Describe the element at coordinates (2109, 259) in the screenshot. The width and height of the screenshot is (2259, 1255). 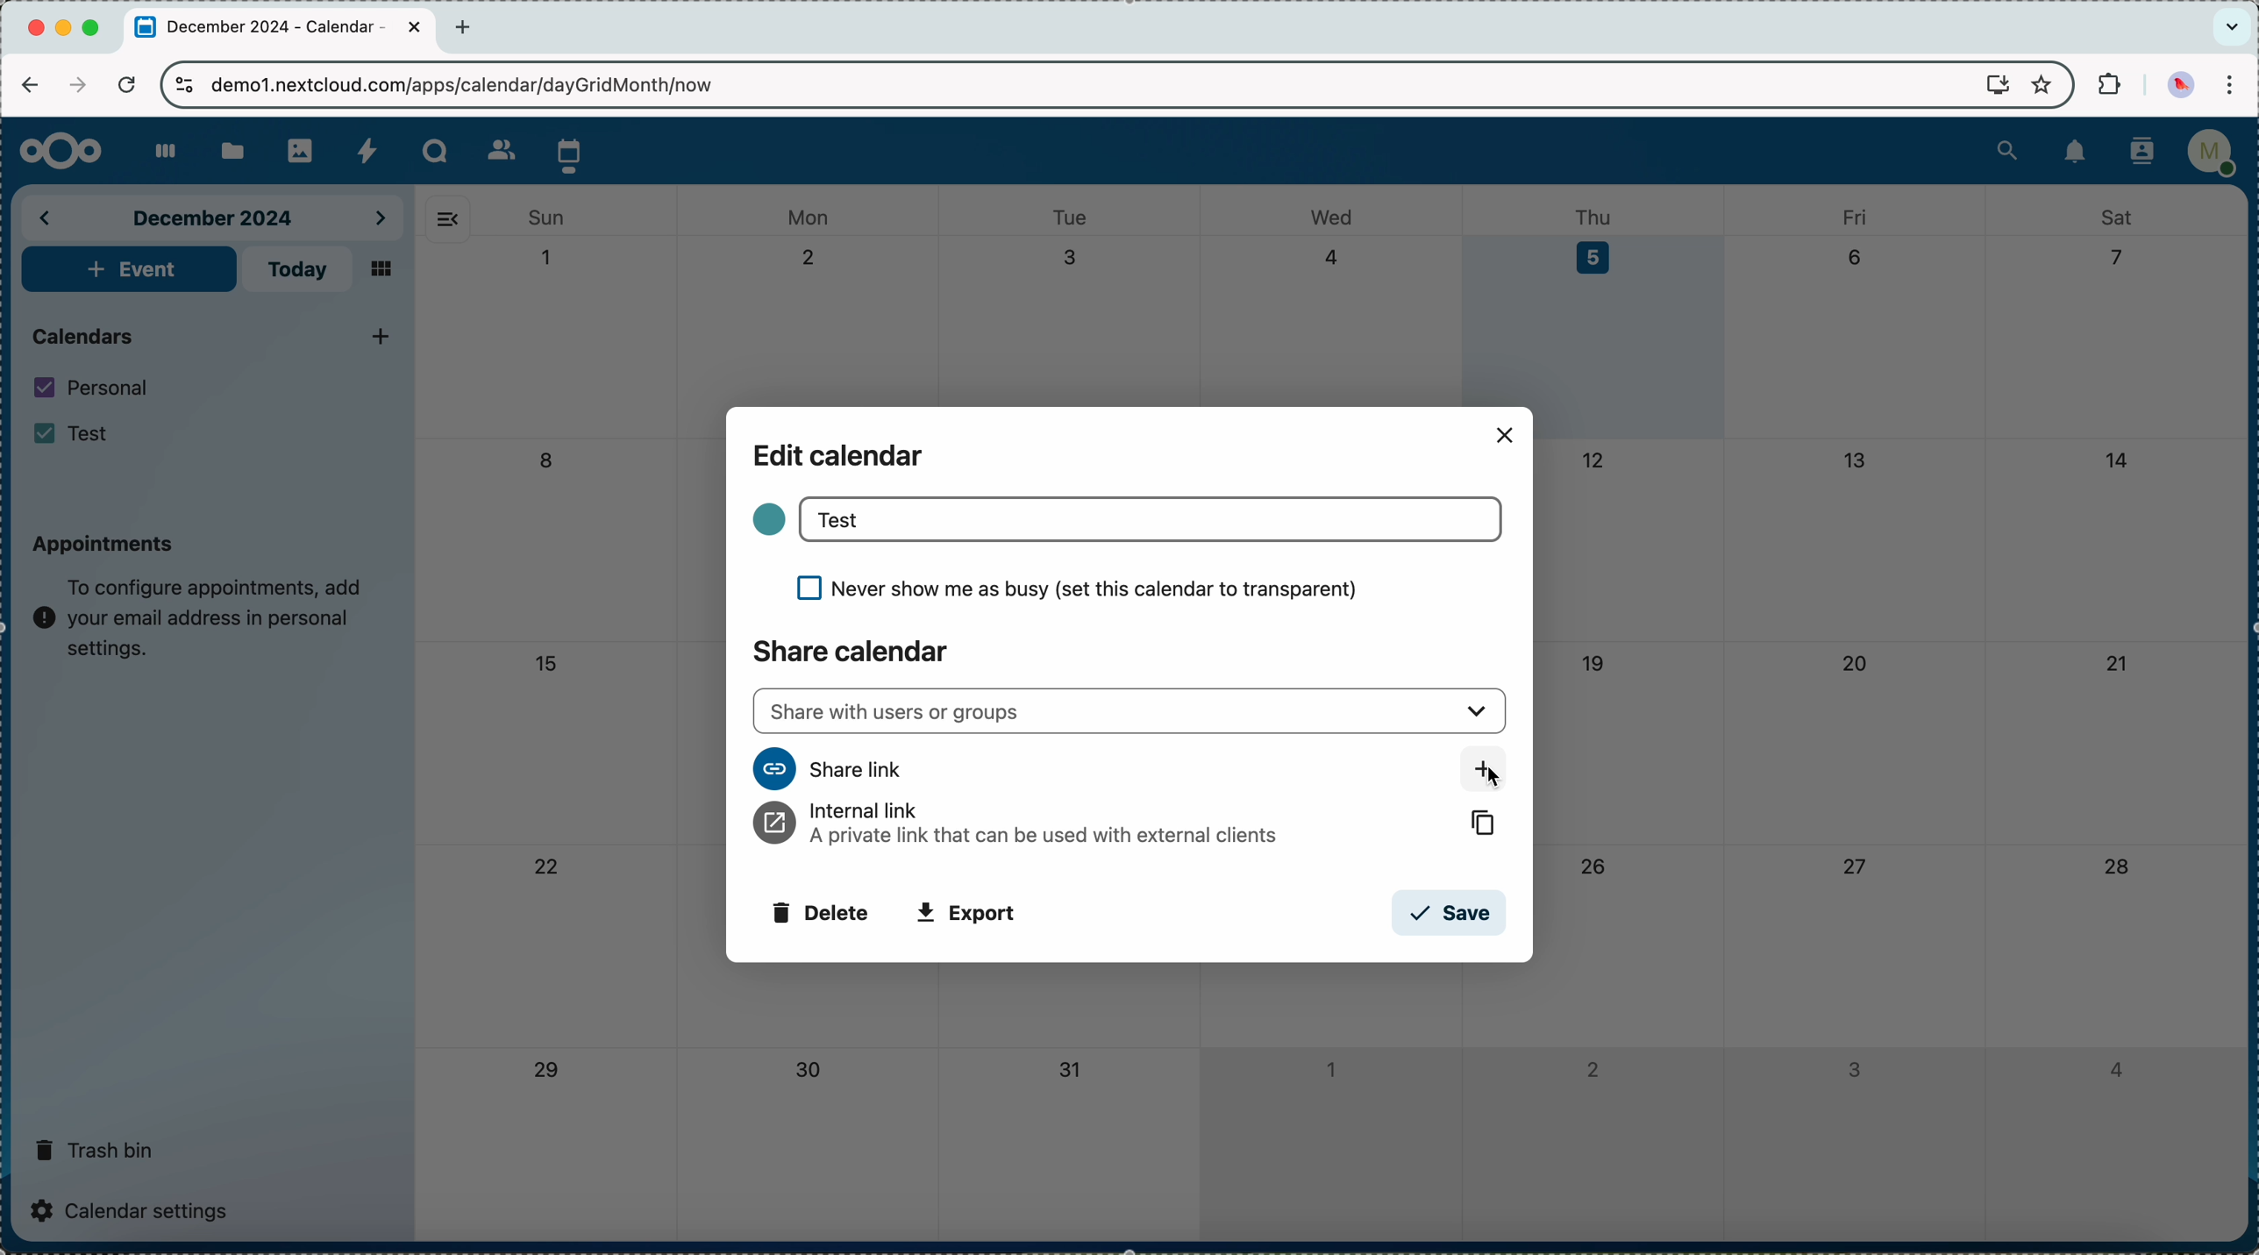
I see `7` at that location.